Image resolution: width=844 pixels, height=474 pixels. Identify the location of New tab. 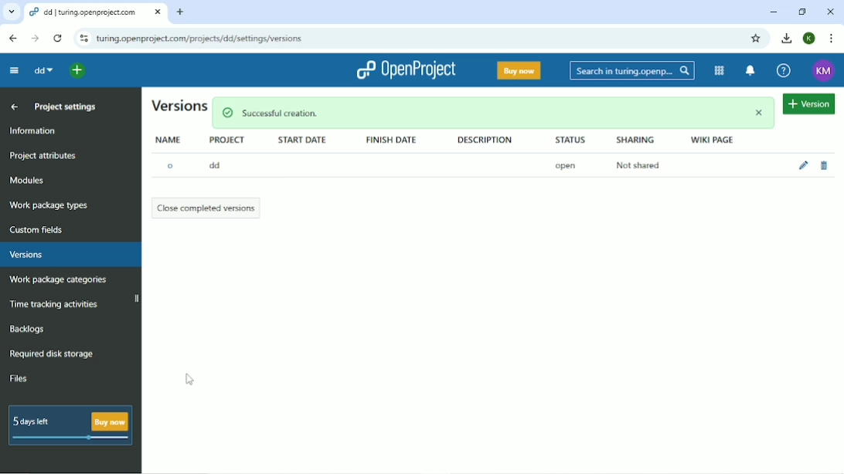
(182, 12).